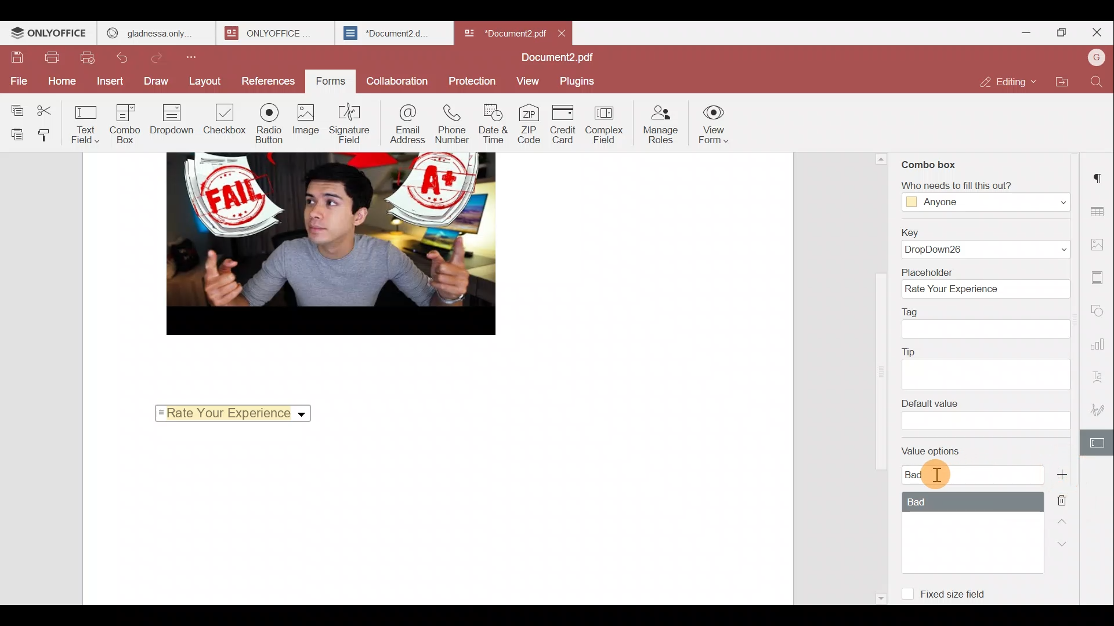 This screenshot has width=1114, height=626. What do you see at coordinates (937, 476) in the screenshot?
I see `Cursor` at bounding box center [937, 476].